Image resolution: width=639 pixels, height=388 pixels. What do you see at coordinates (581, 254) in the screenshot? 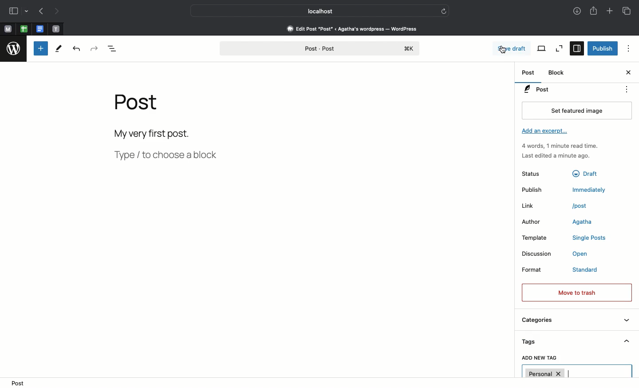
I see `open` at bounding box center [581, 254].